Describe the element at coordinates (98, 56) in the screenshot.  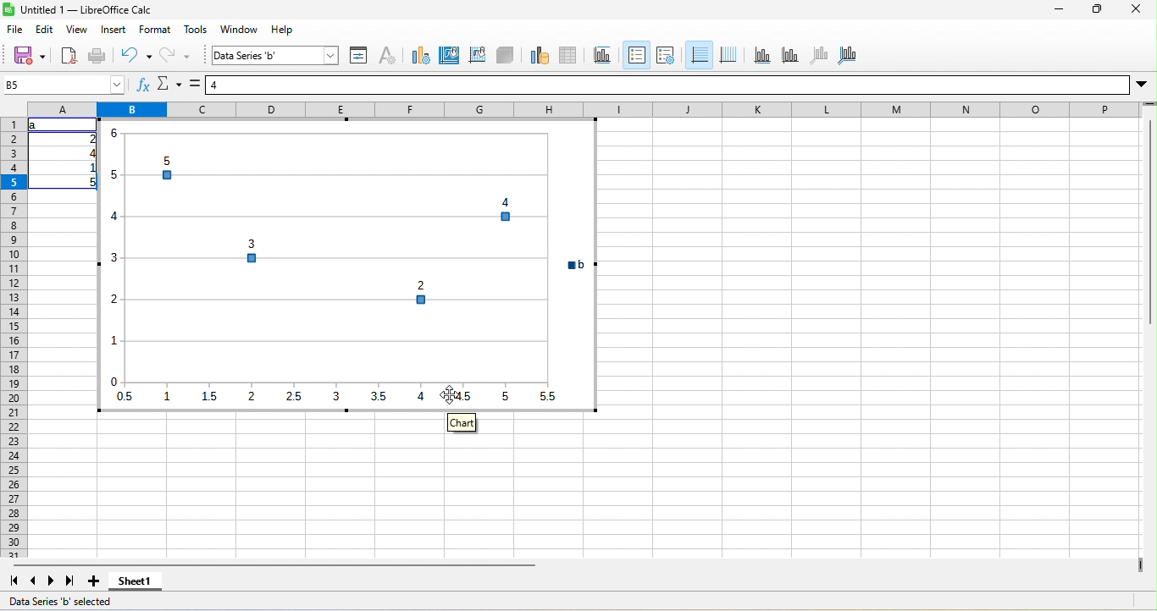
I see `print` at that location.